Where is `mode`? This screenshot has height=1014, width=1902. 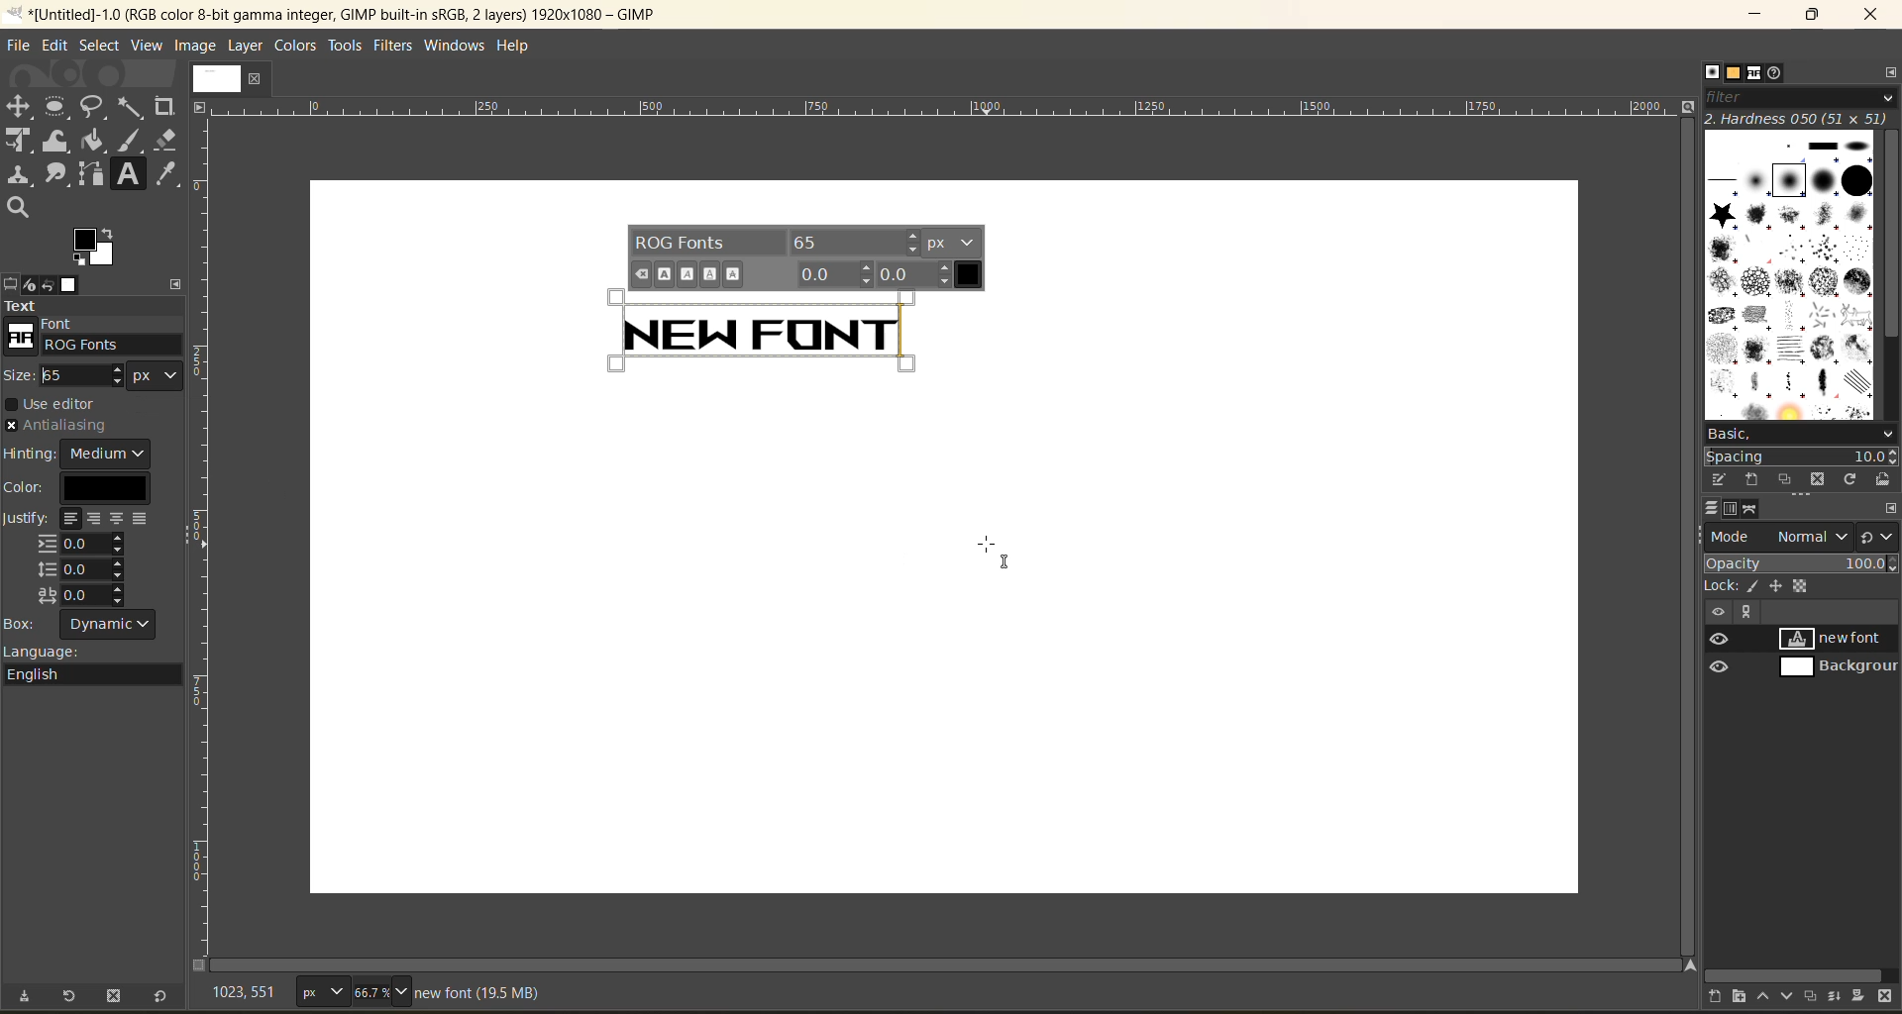
mode is located at coordinates (1776, 538).